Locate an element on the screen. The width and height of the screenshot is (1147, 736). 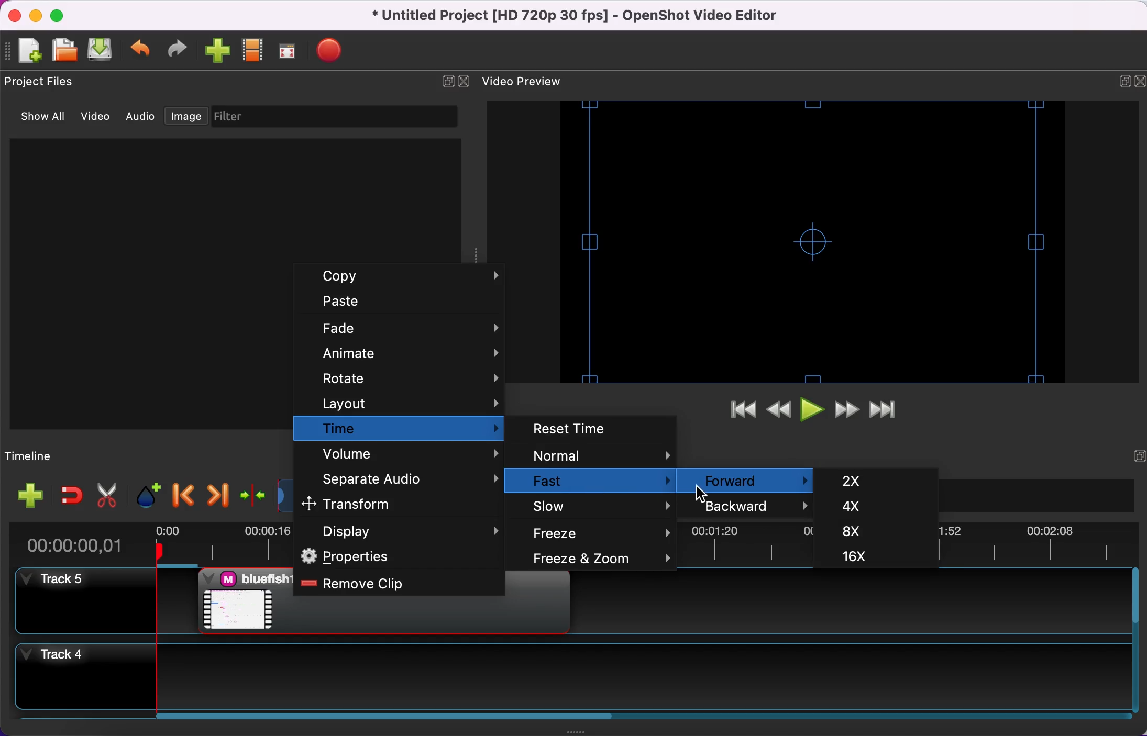
backward is located at coordinates (751, 507).